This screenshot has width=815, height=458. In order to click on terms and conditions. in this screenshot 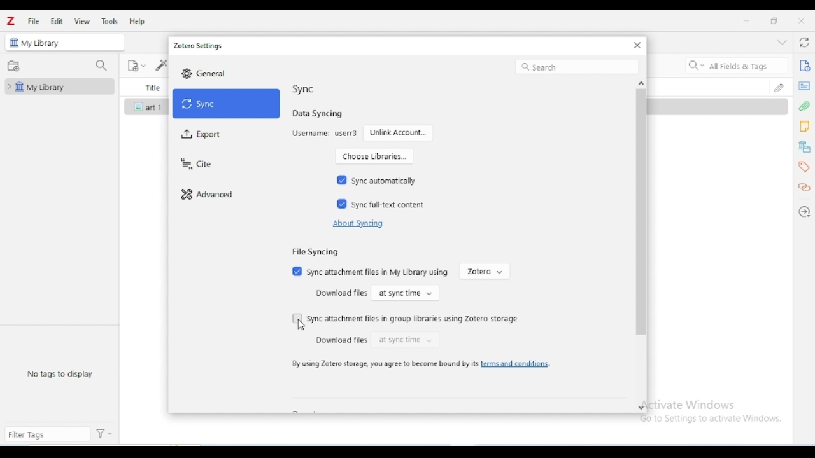, I will do `click(516, 364)`.